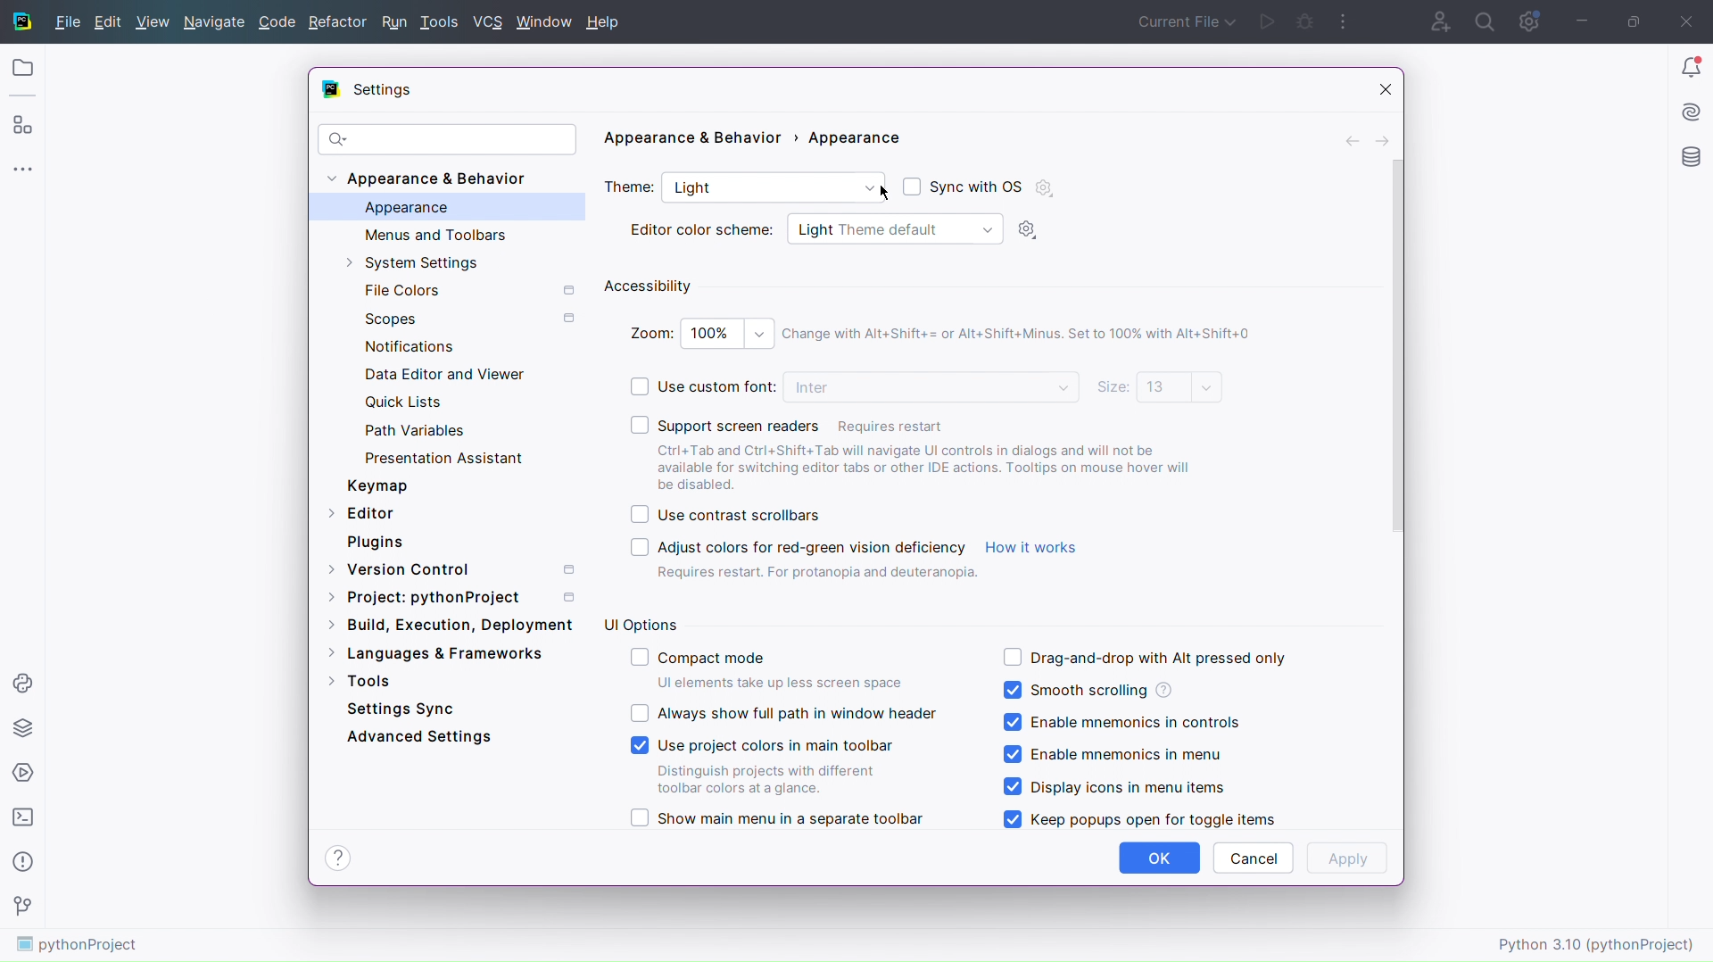 The width and height of the screenshot is (1713, 962). What do you see at coordinates (608, 22) in the screenshot?
I see `Help` at bounding box center [608, 22].